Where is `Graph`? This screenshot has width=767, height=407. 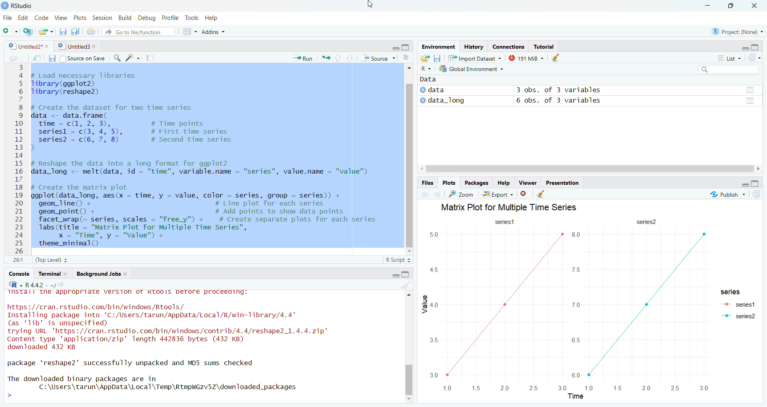
Graph is located at coordinates (564, 318).